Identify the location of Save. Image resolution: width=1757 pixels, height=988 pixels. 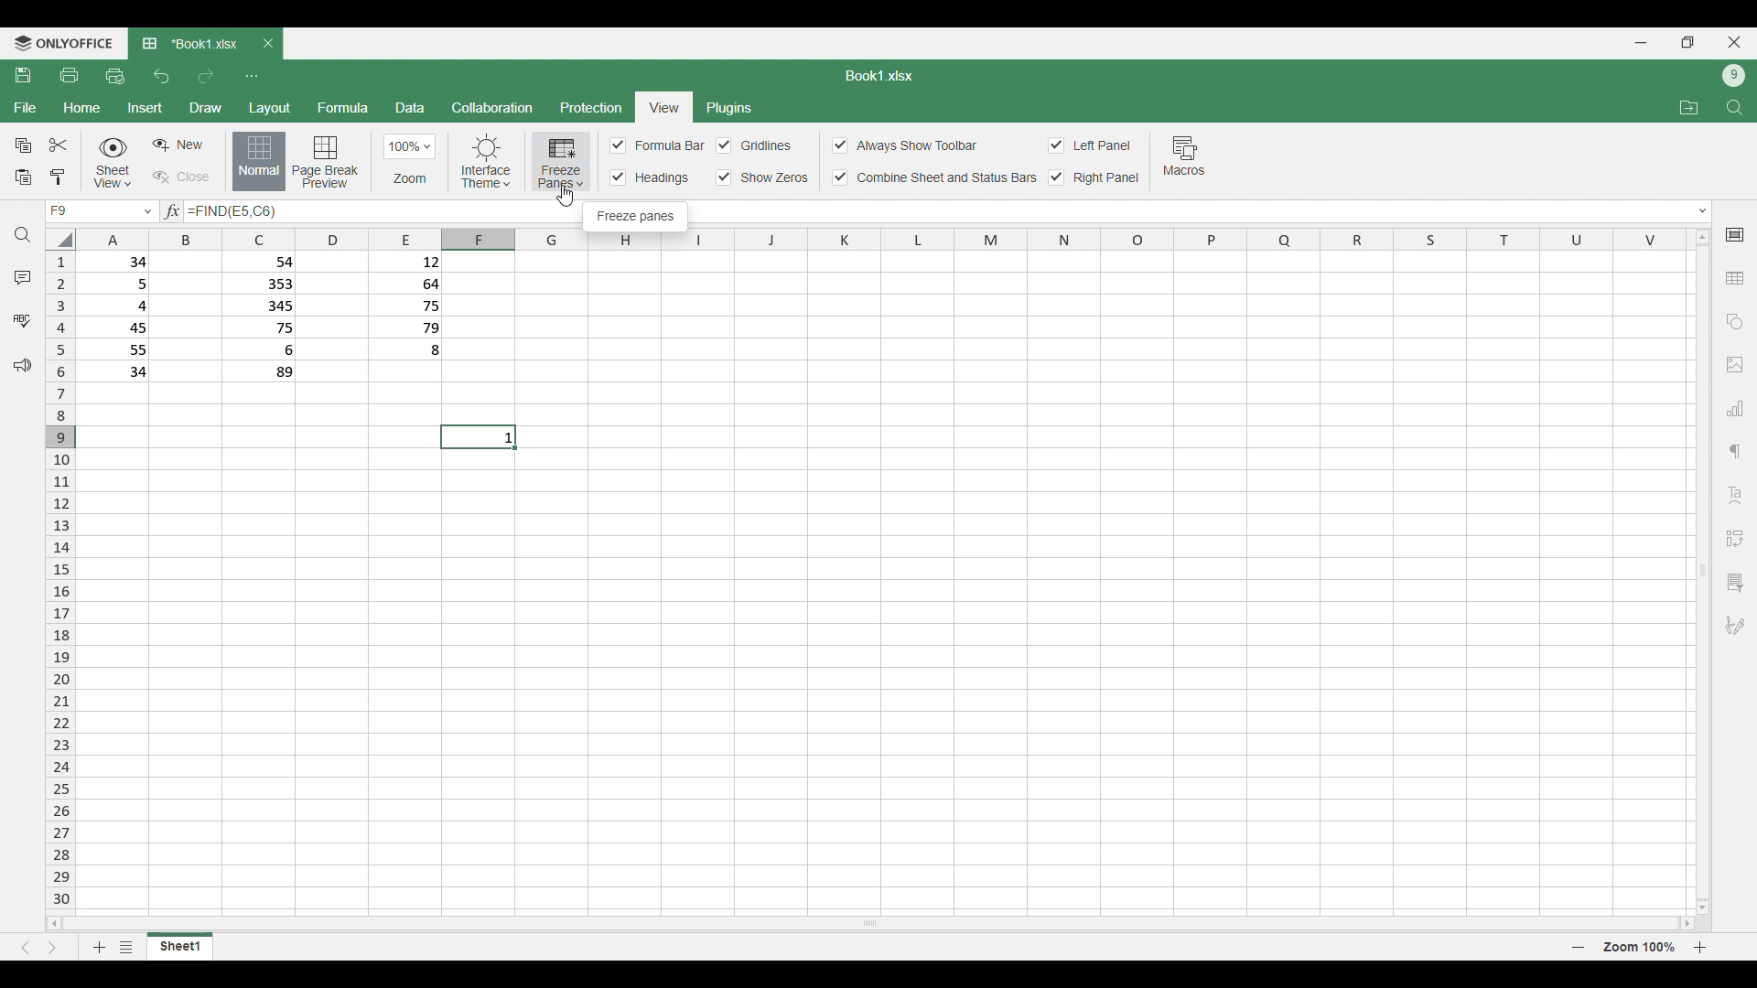
(24, 76).